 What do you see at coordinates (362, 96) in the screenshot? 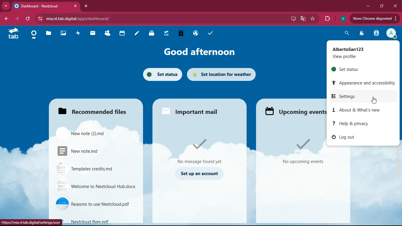
I see `settings` at bounding box center [362, 96].